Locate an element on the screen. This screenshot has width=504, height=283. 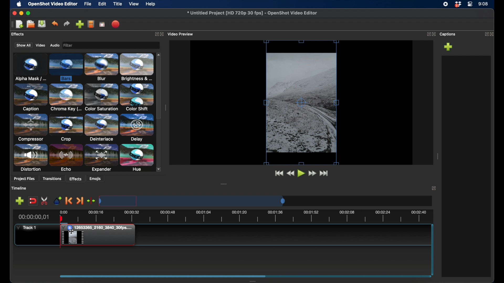
play is located at coordinates (301, 173).